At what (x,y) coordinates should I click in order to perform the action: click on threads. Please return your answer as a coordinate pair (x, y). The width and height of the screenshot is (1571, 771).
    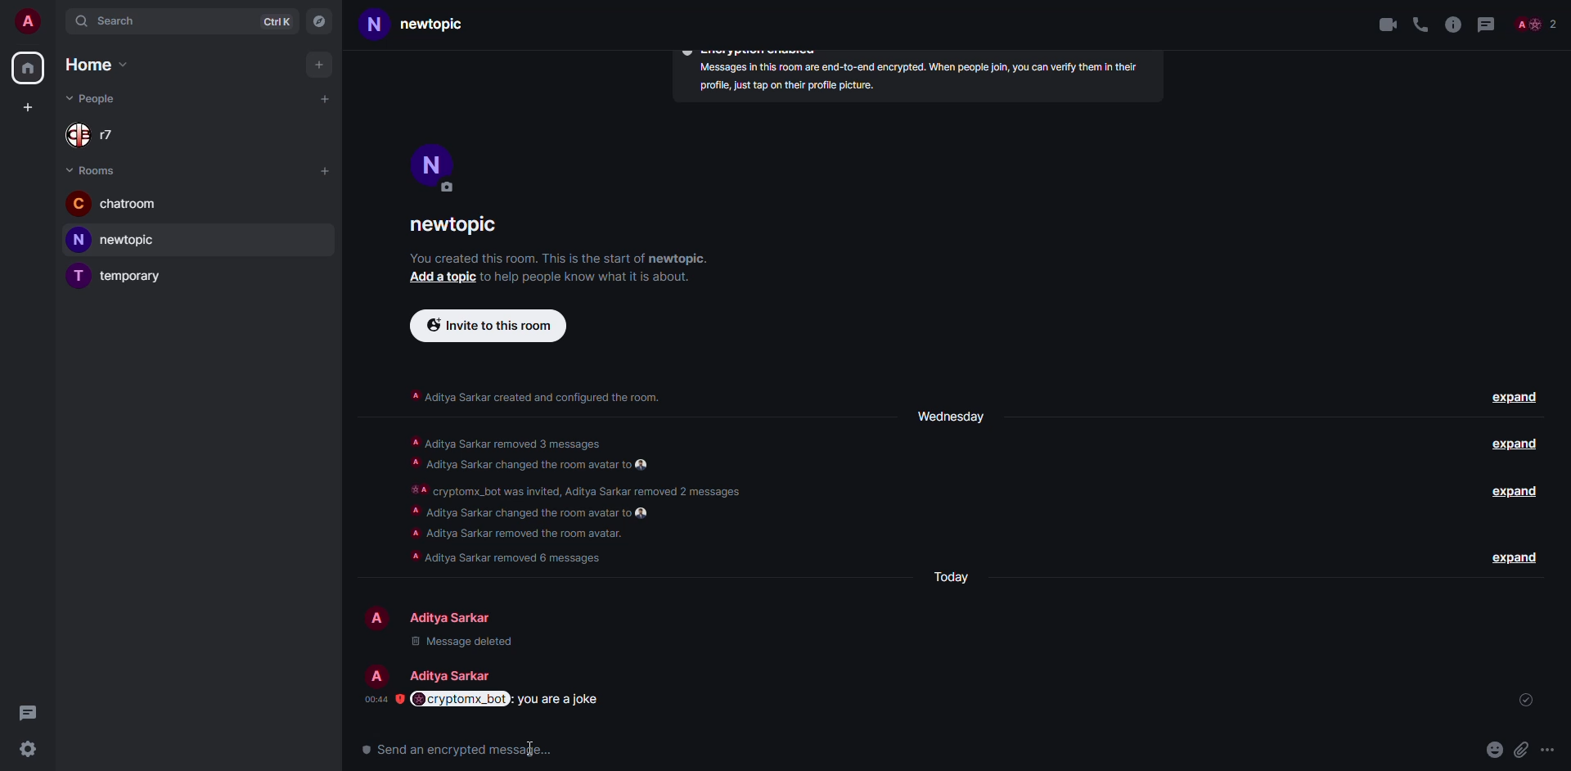
    Looking at the image, I should click on (27, 711).